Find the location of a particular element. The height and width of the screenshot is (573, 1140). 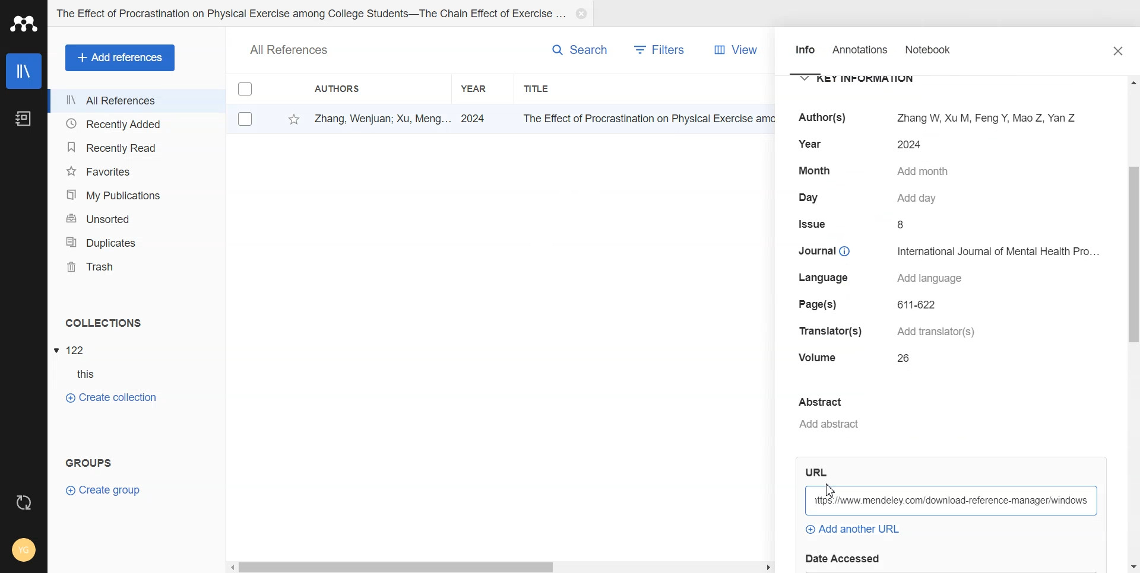

Author(s) Zhang W, XuM, FengY, Mao Z, Yan Z is located at coordinates (932, 117).